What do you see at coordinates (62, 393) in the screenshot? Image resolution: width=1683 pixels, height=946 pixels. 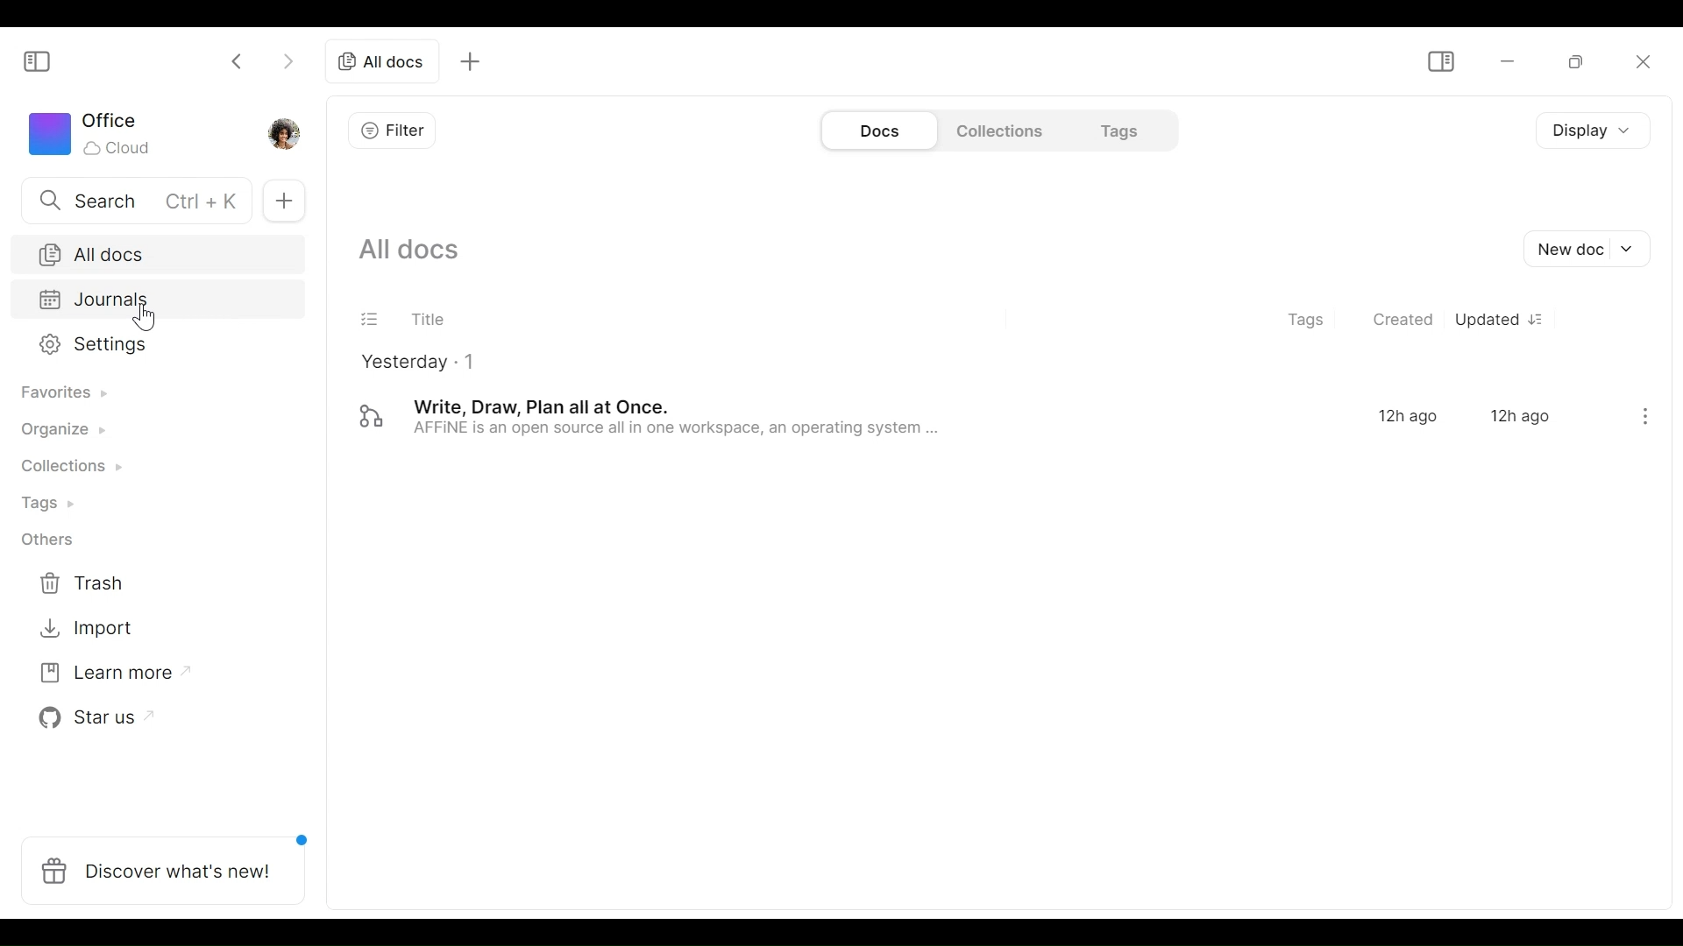 I see `Favorites` at bounding box center [62, 393].